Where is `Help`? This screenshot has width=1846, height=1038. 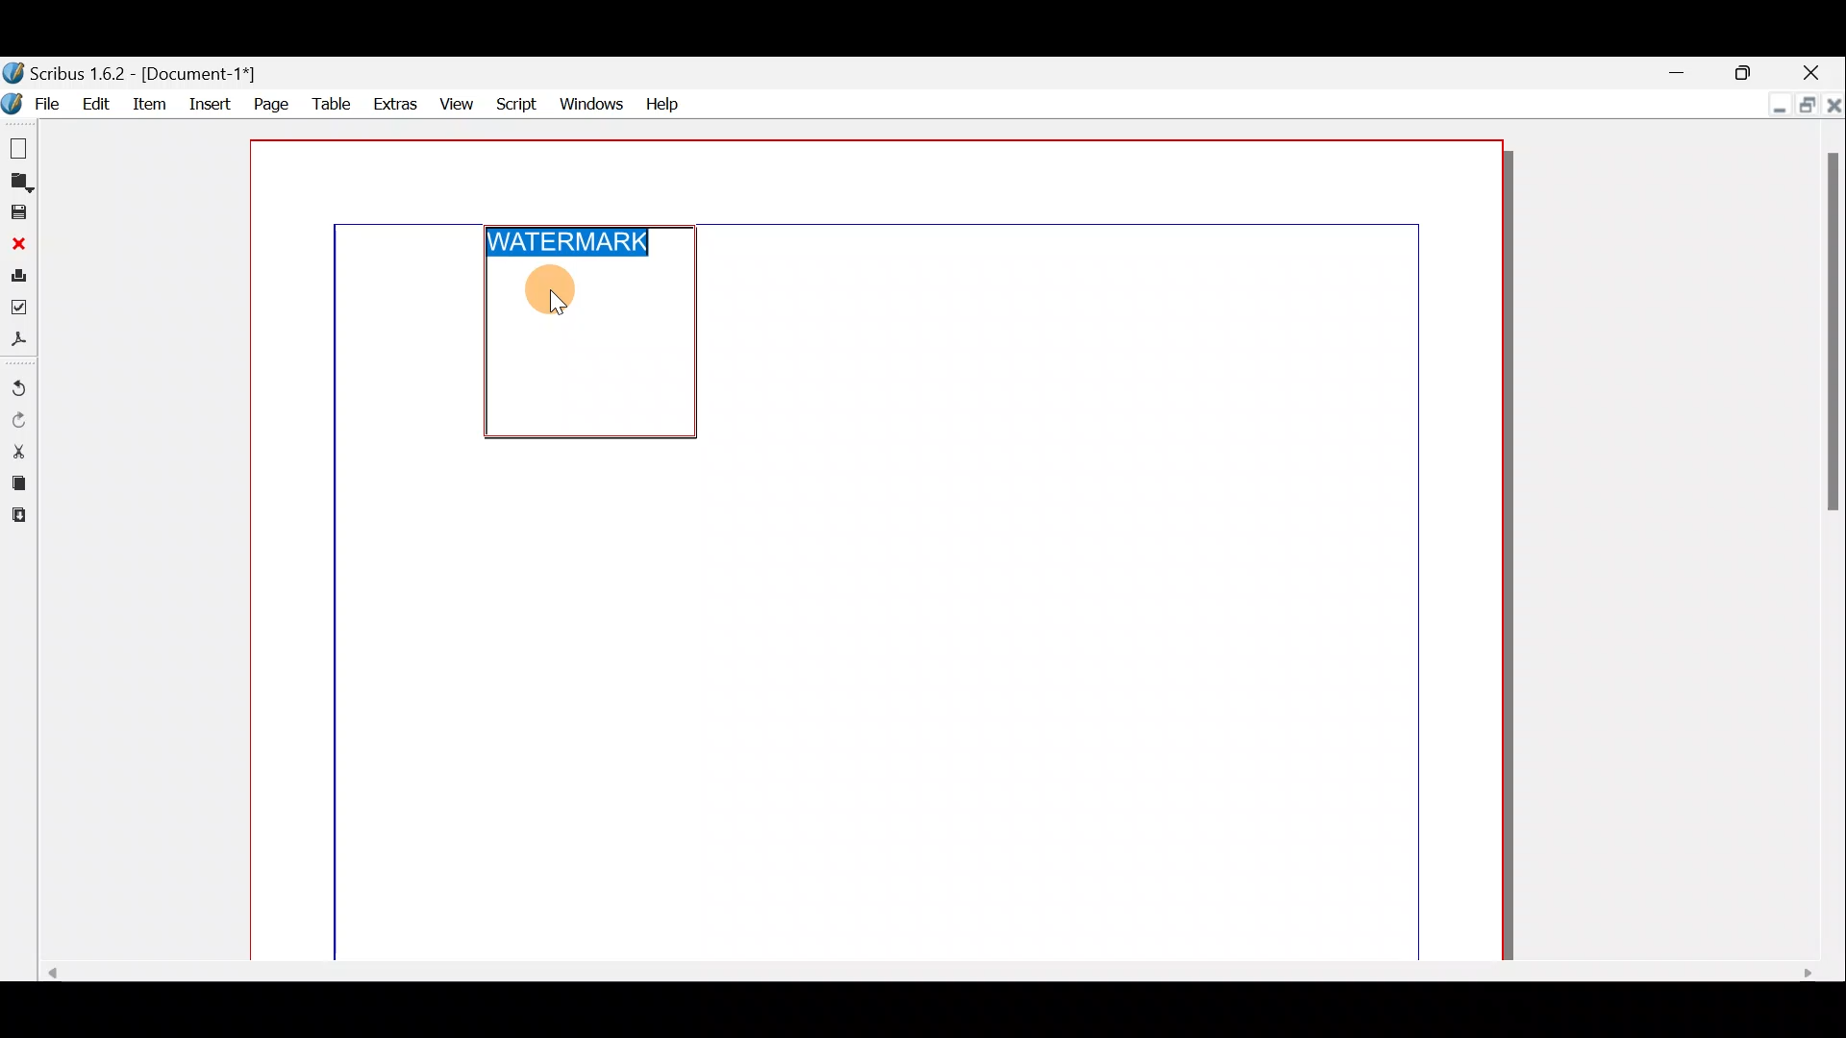 Help is located at coordinates (661, 101).